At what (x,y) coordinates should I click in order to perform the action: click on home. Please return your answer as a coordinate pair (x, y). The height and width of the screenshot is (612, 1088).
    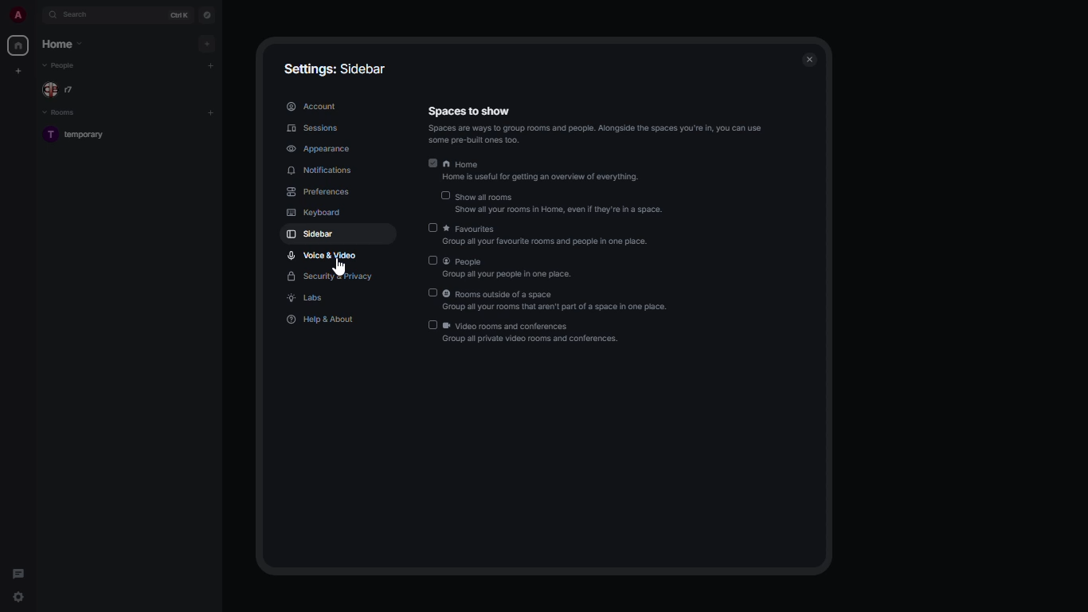
    Looking at the image, I should click on (19, 45).